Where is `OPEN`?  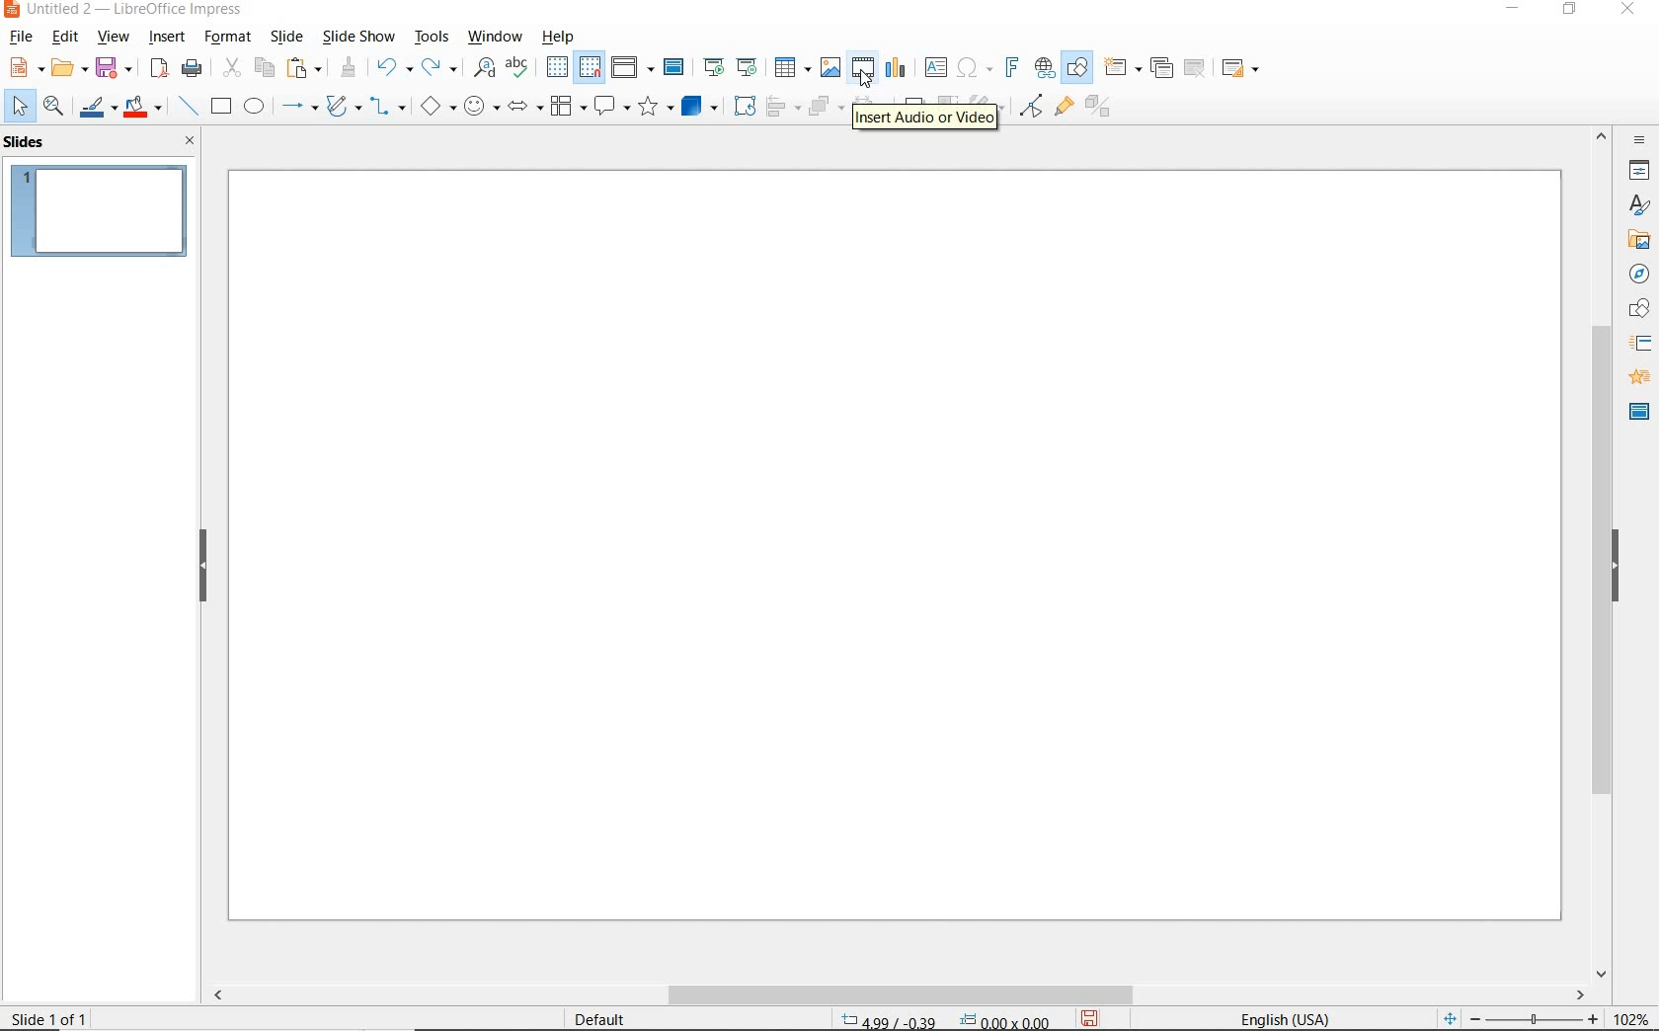 OPEN is located at coordinates (69, 69).